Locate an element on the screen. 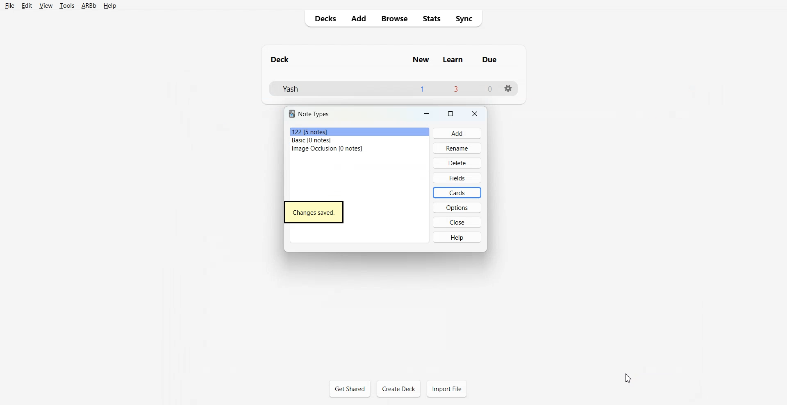 This screenshot has width=787, height=405. Tools is located at coordinates (67, 6).